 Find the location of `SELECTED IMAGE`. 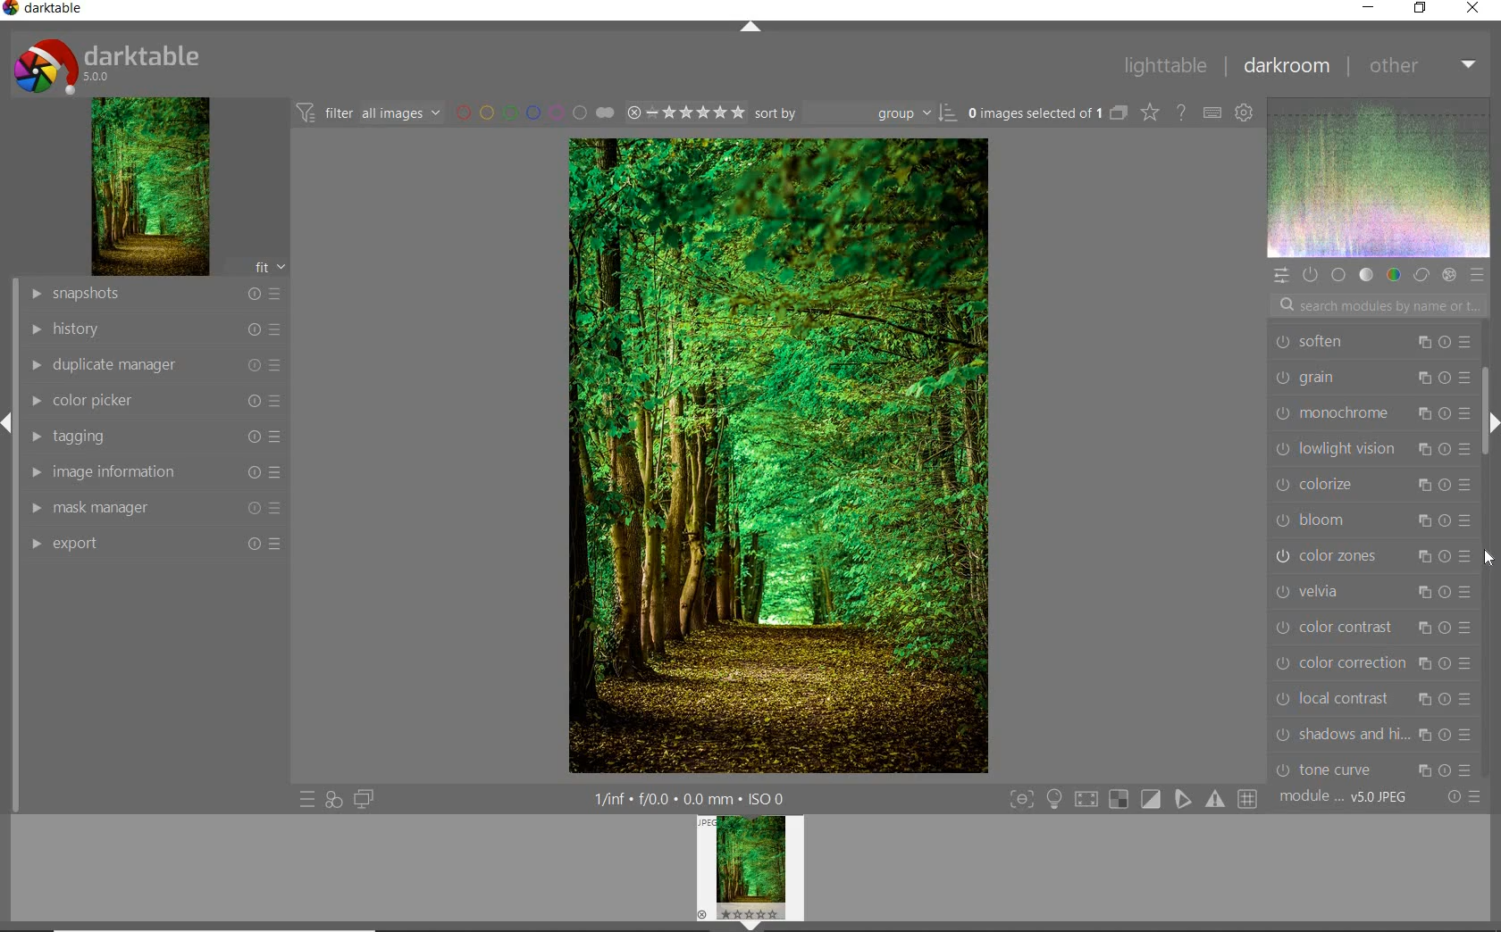

SELECTED IMAGE is located at coordinates (780, 454).